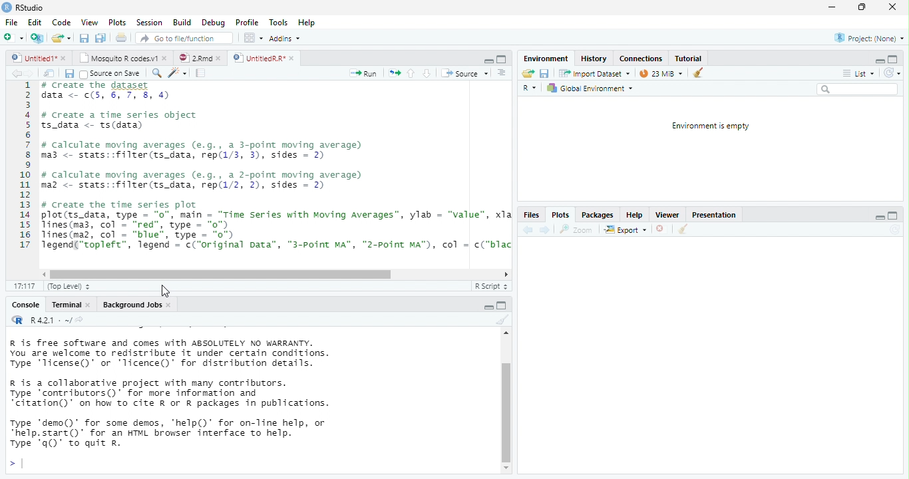 The width and height of the screenshot is (909, 479). Describe the element at coordinates (364, 74) in the screenshot. I see `Run` at that location.